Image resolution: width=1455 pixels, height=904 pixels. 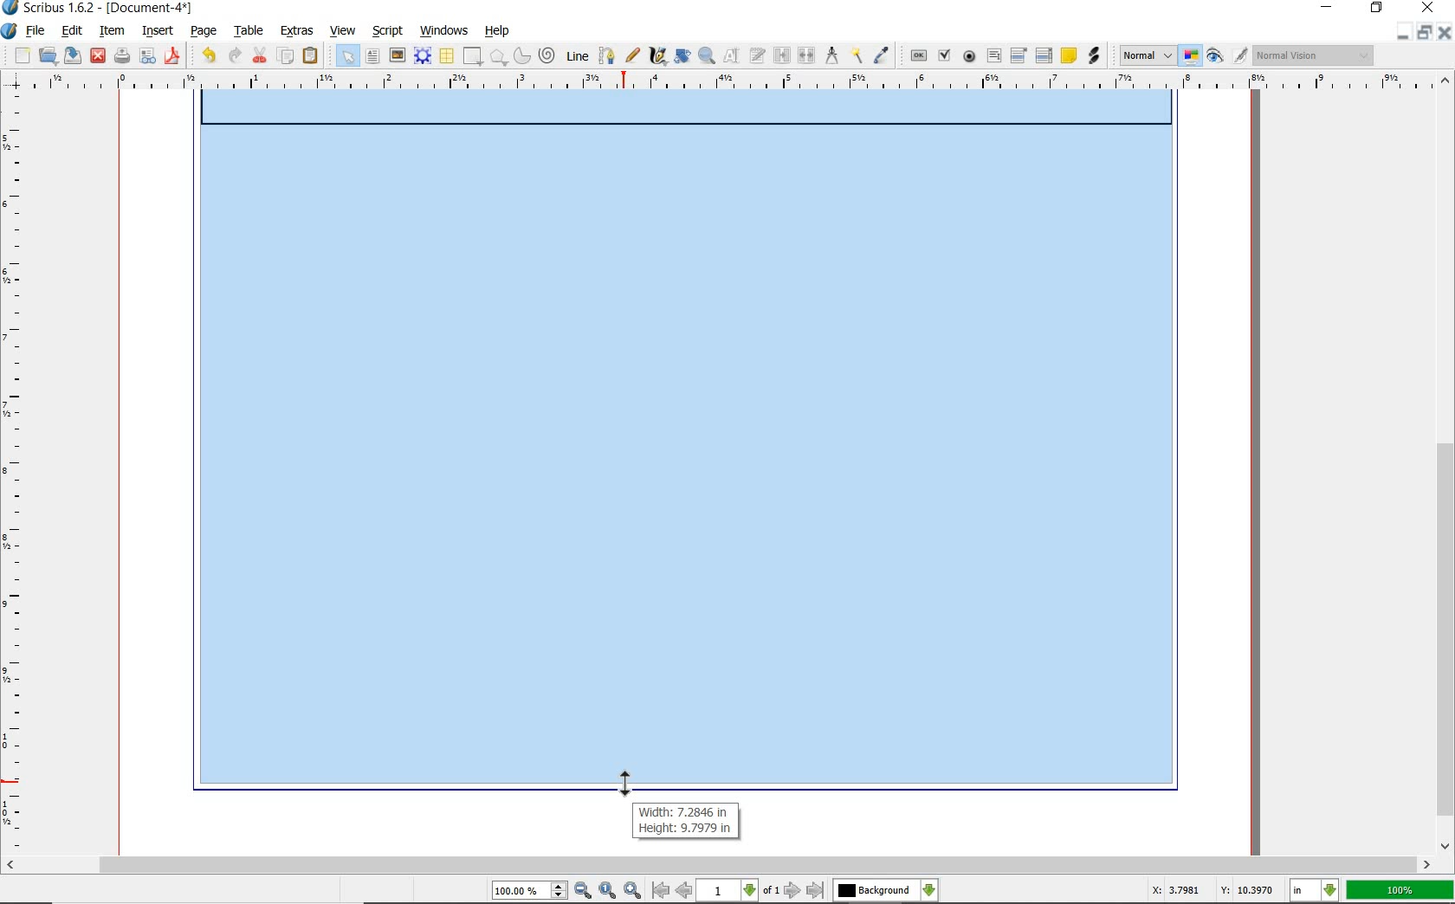 I want to click on file, so click(x=37, y=32).